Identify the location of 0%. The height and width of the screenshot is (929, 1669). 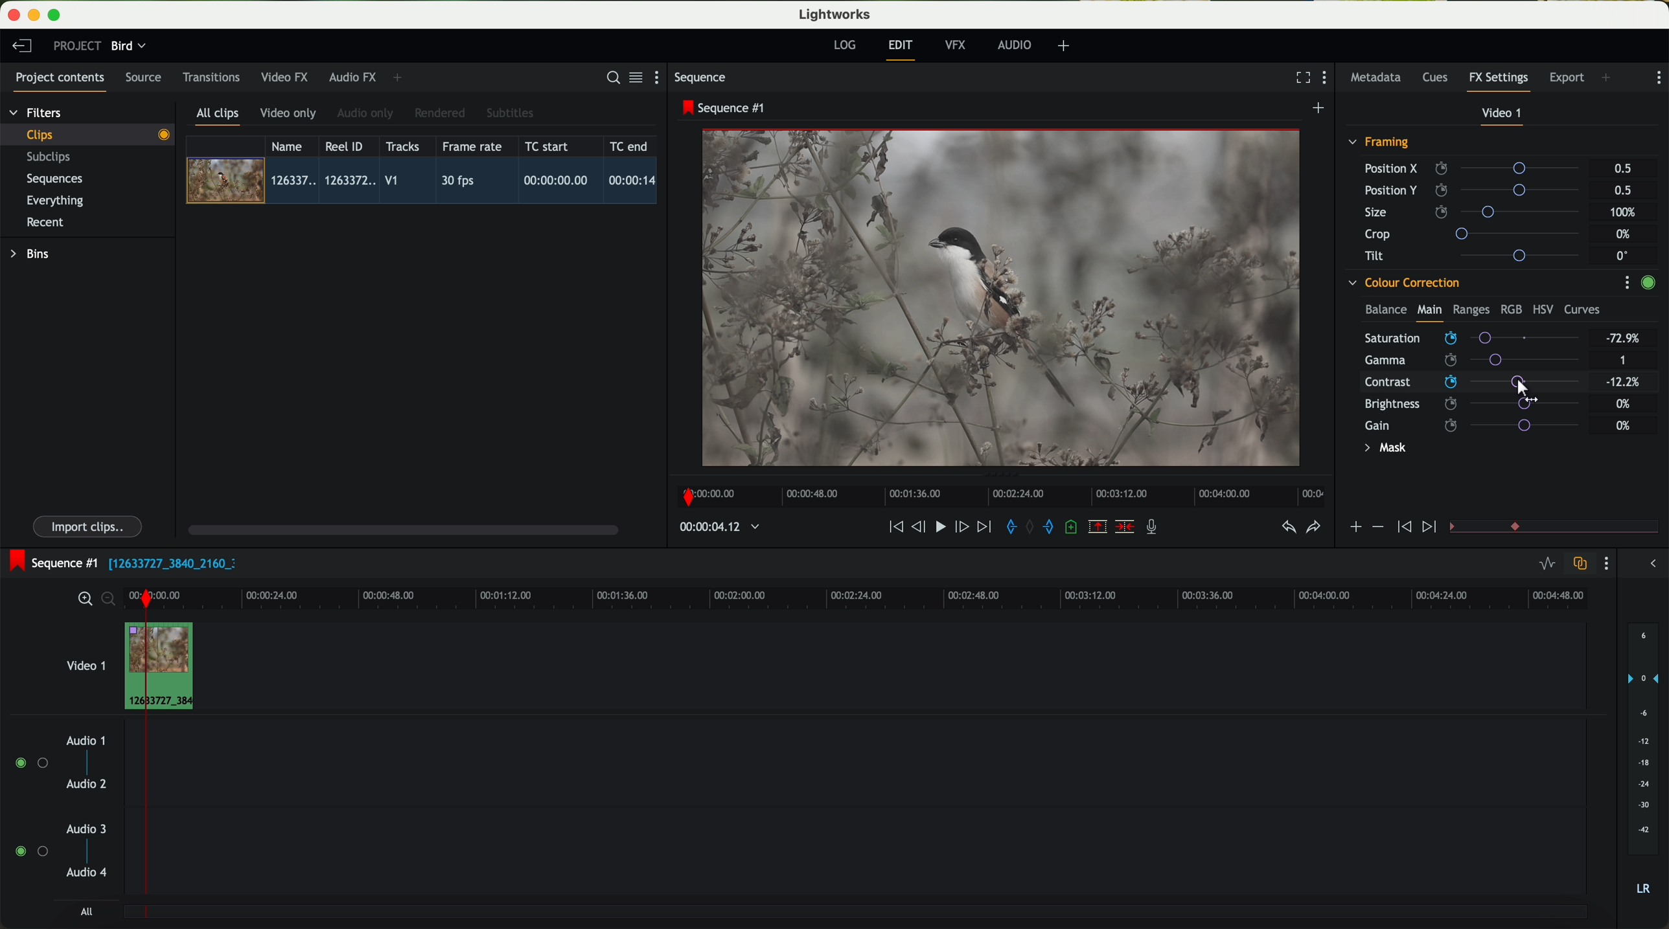
(1624, 425).